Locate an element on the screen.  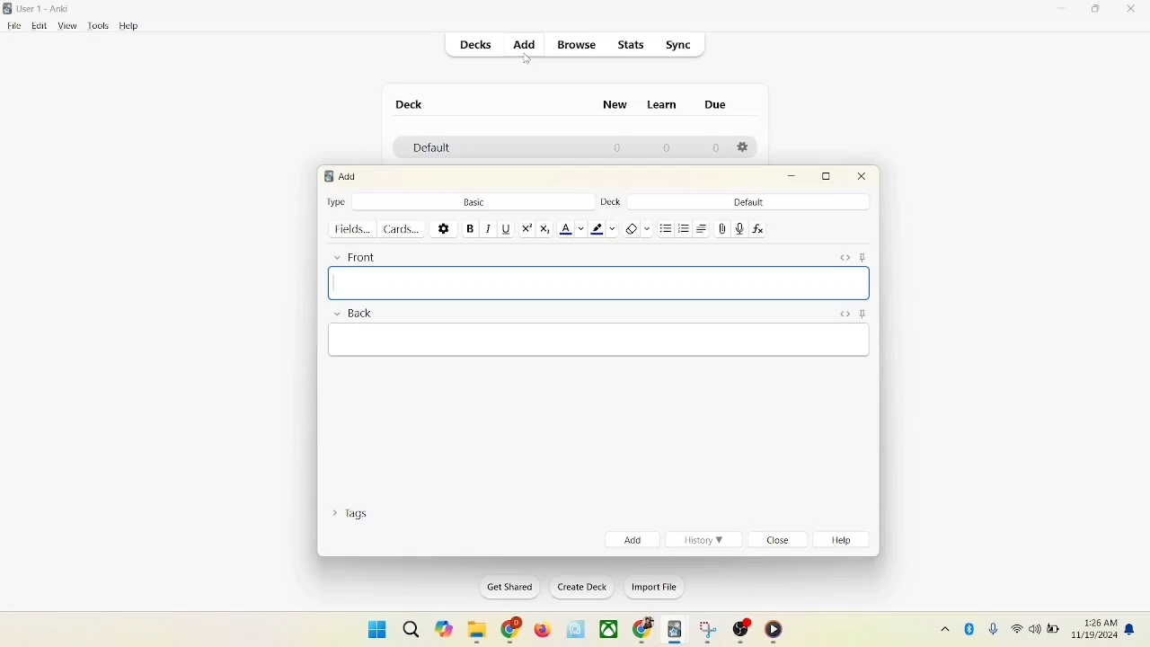
text color is located at coordinates (571, 229).